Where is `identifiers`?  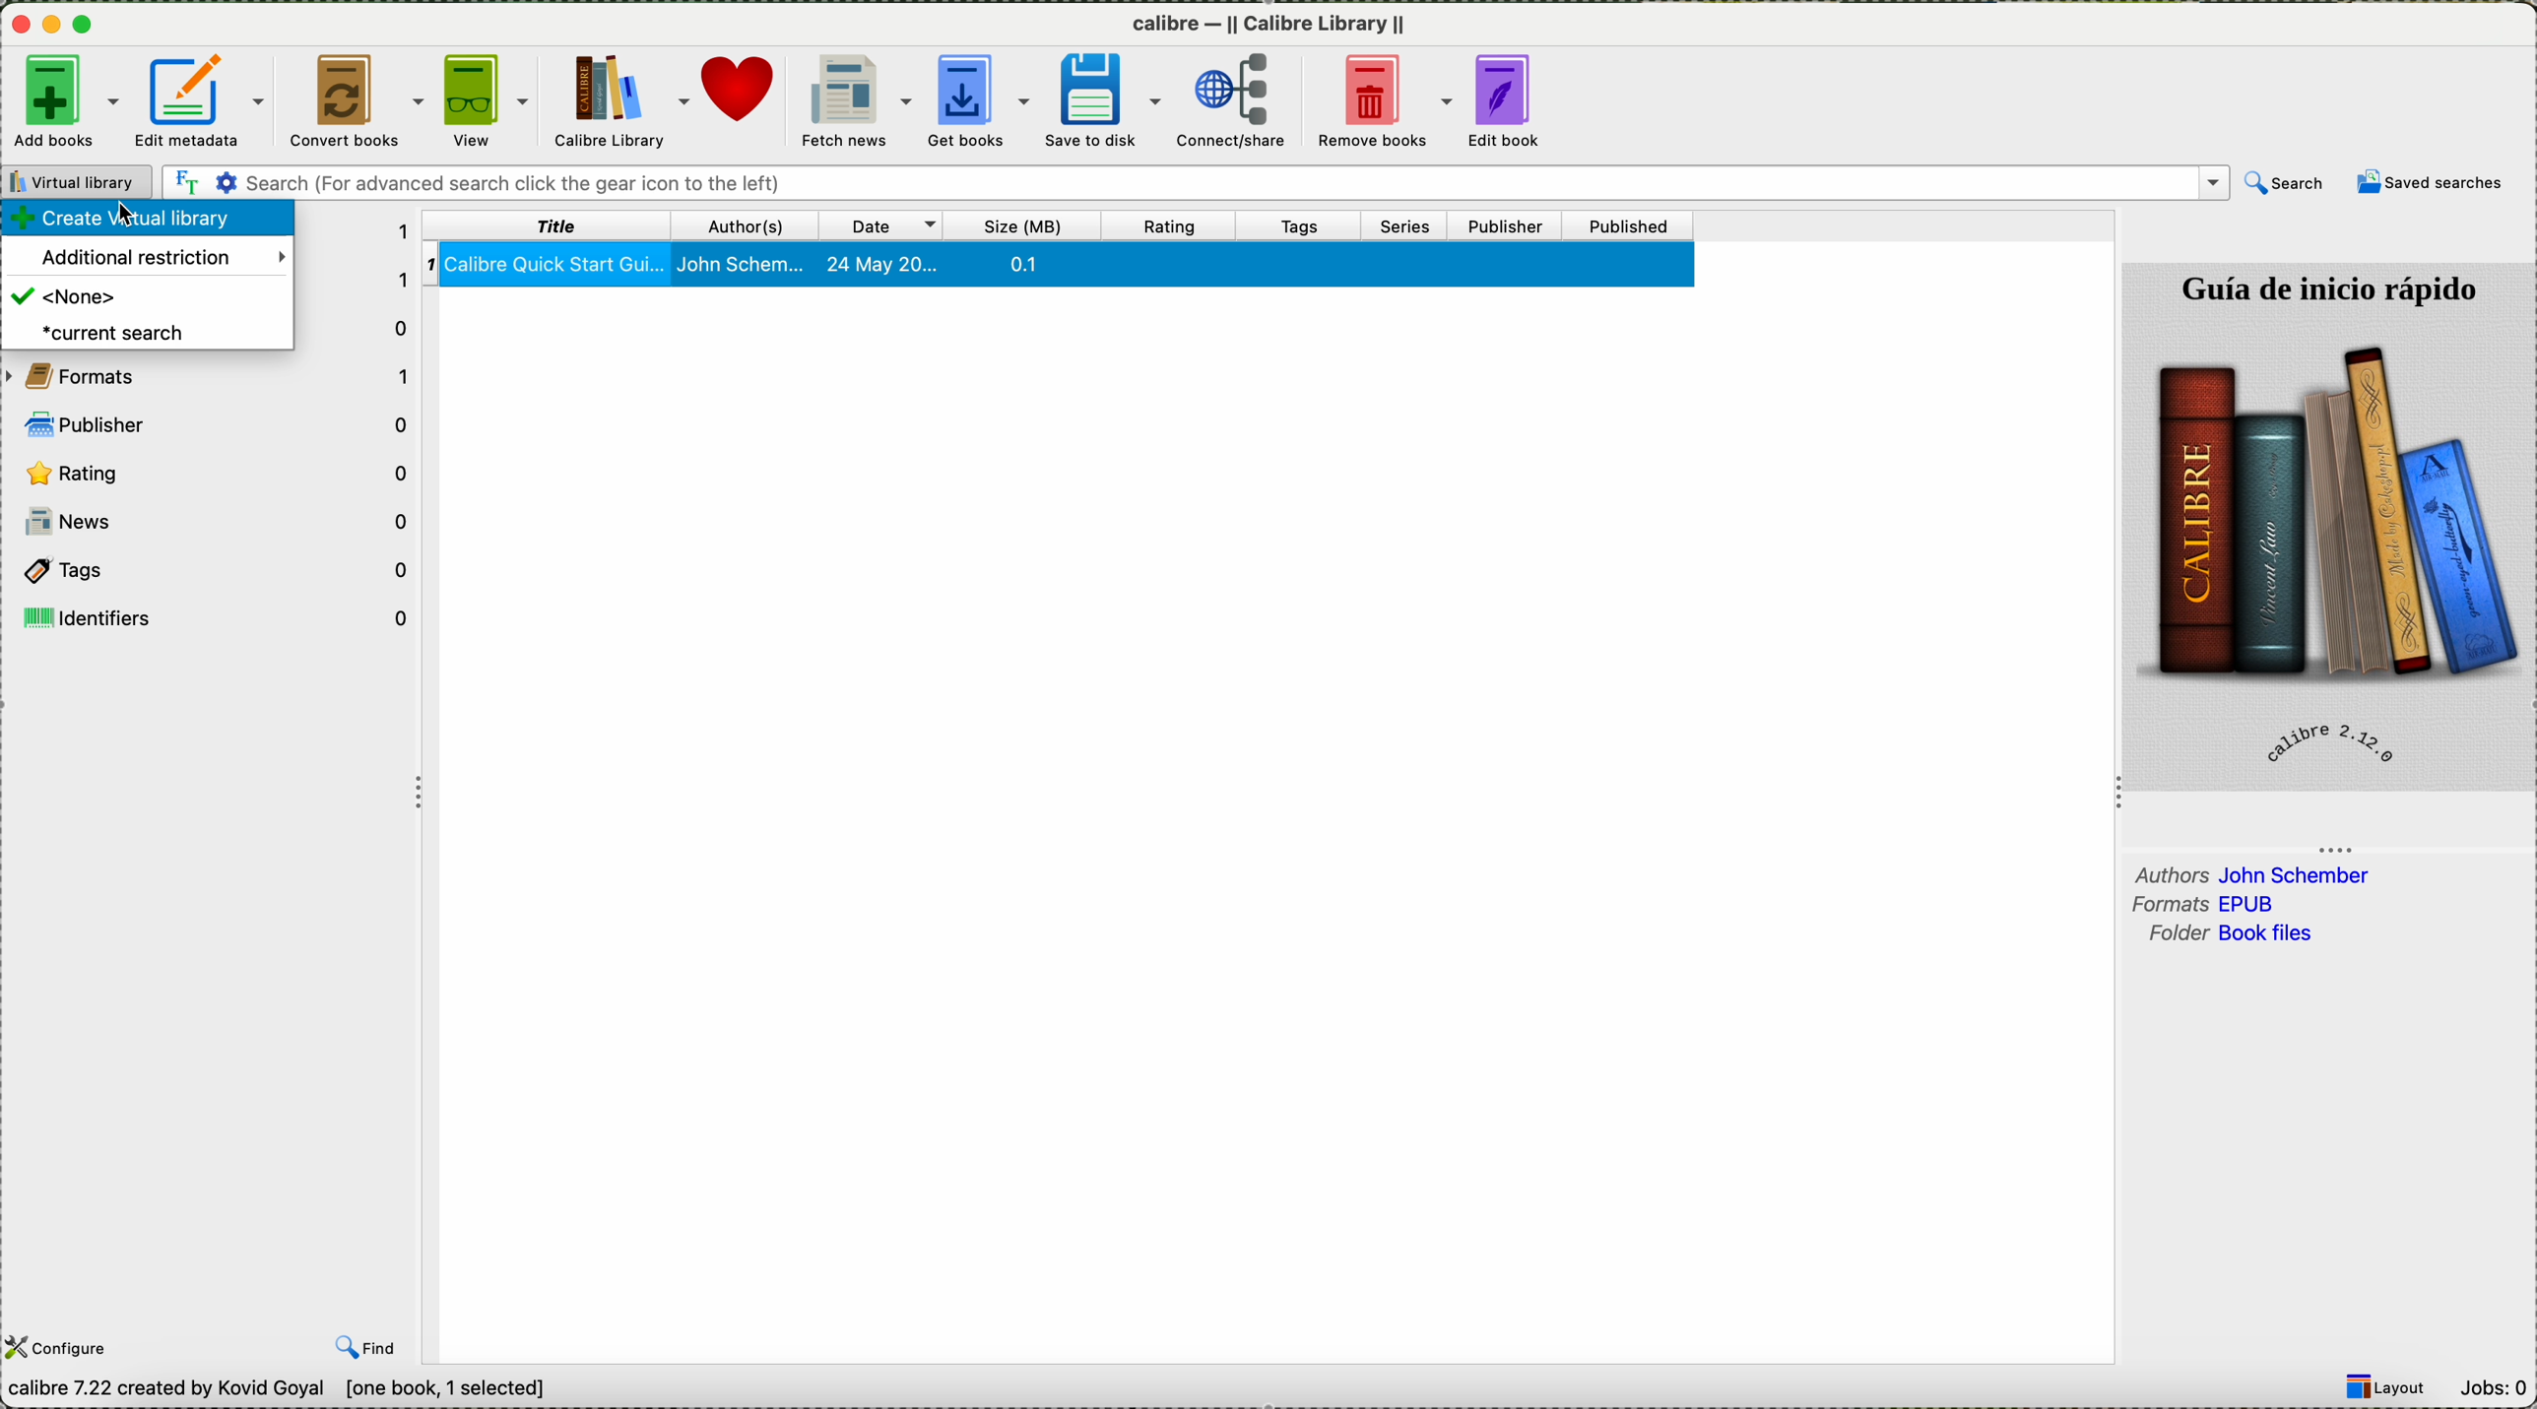
identifiers is located at coordinates (219, 615).